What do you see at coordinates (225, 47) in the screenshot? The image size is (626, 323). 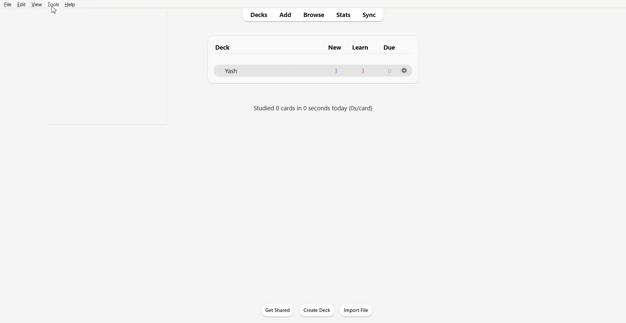 I see `Text 1` at bounding box center [225, 47].